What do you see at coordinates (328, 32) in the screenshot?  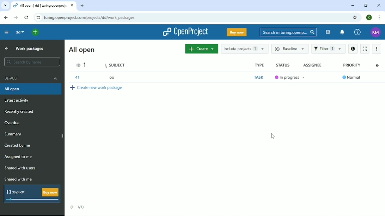 I see `Modules` at bounding box center [328, 32].